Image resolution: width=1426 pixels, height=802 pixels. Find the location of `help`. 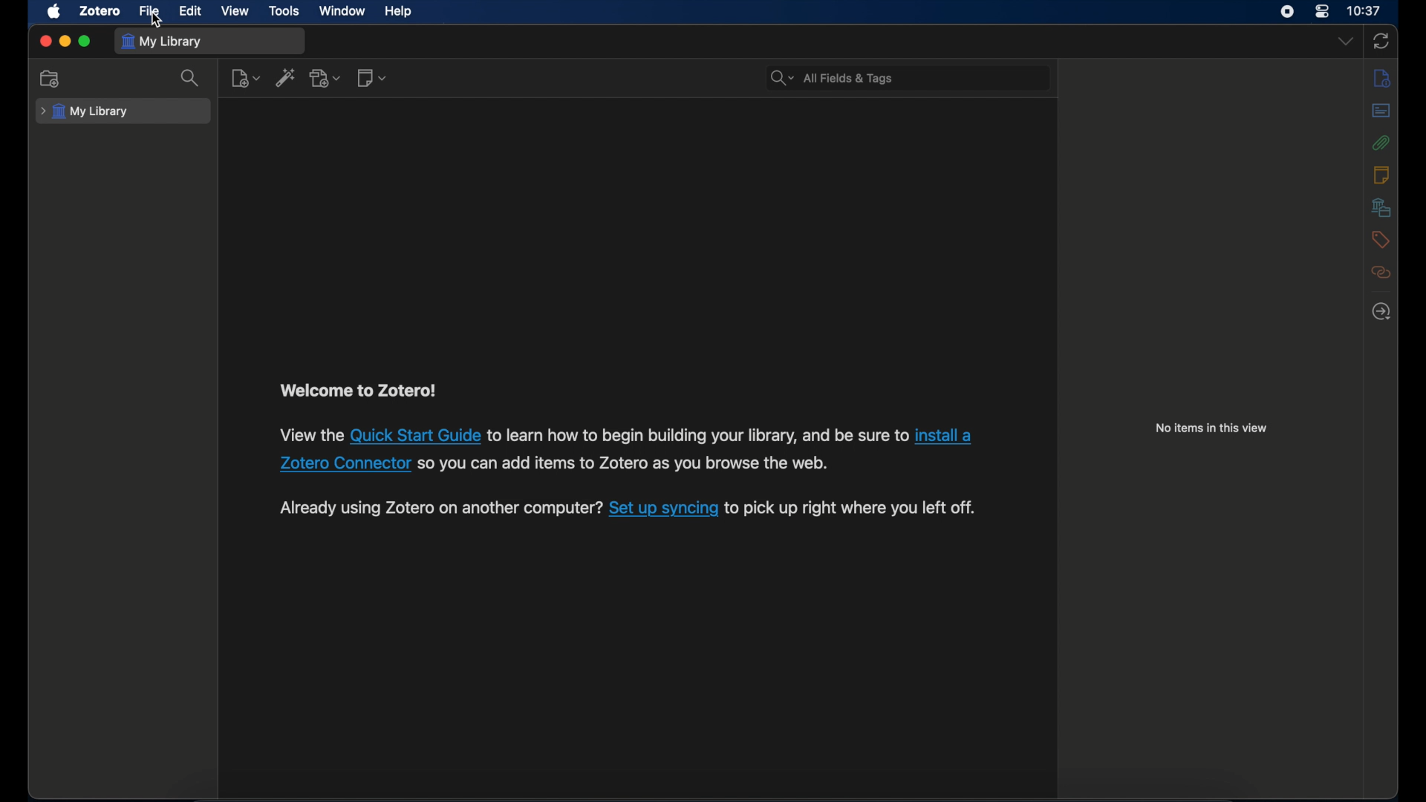

help is located at coordinates (397, 12).